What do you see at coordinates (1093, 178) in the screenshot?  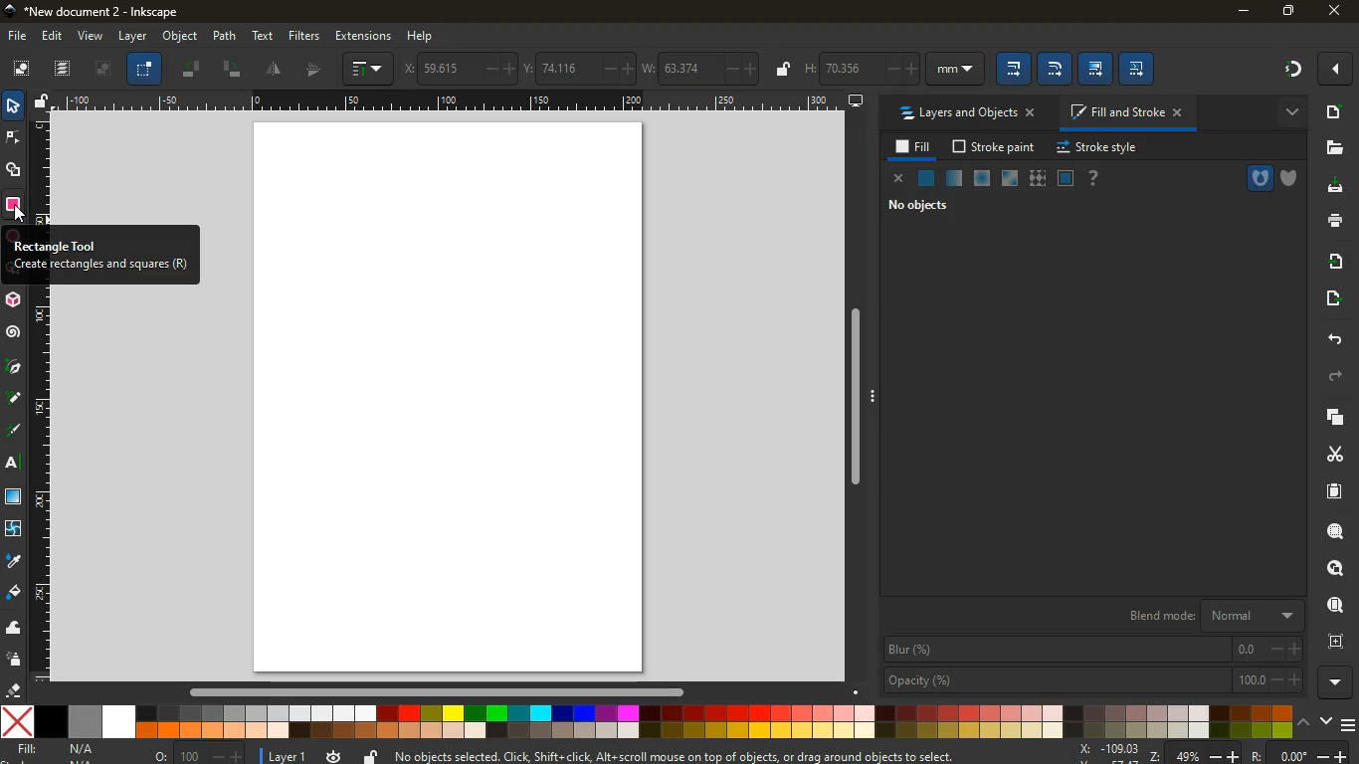 I see `help` at bounding box center [1093, 178].